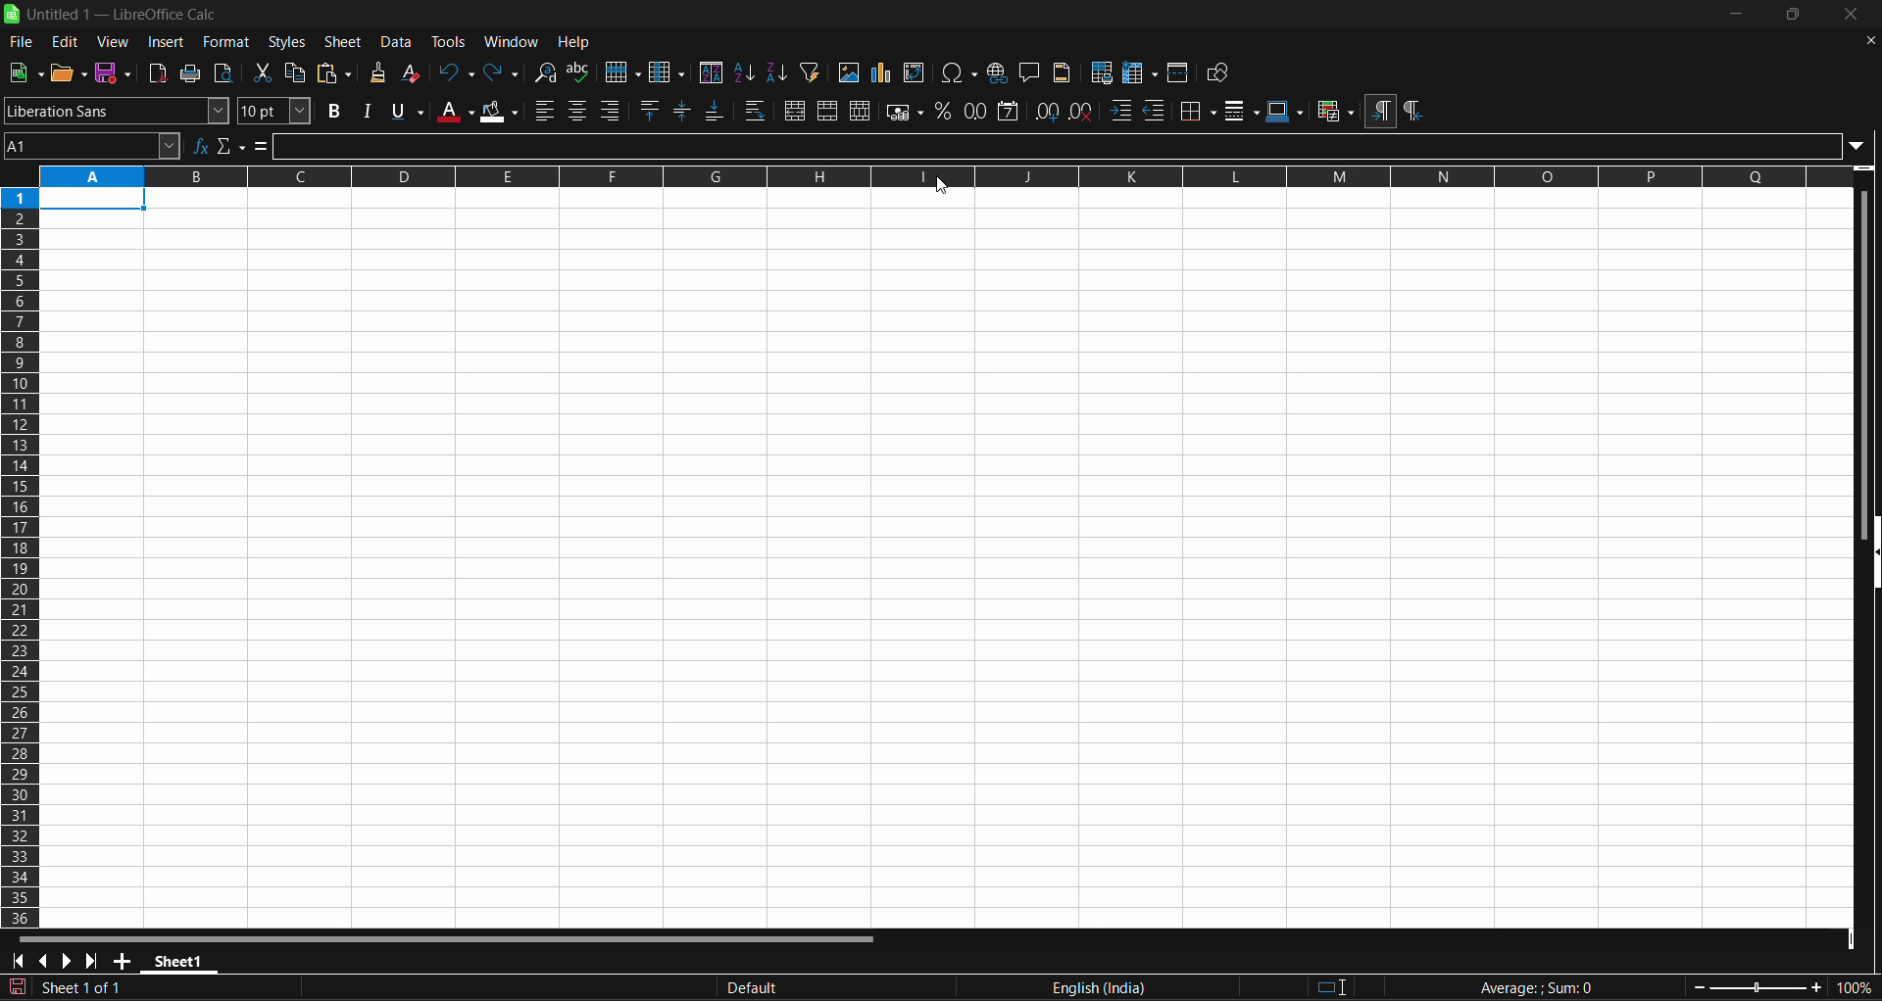 The image size is (1882, 1001). I want to click on unmerge cells, so click(861, 112).